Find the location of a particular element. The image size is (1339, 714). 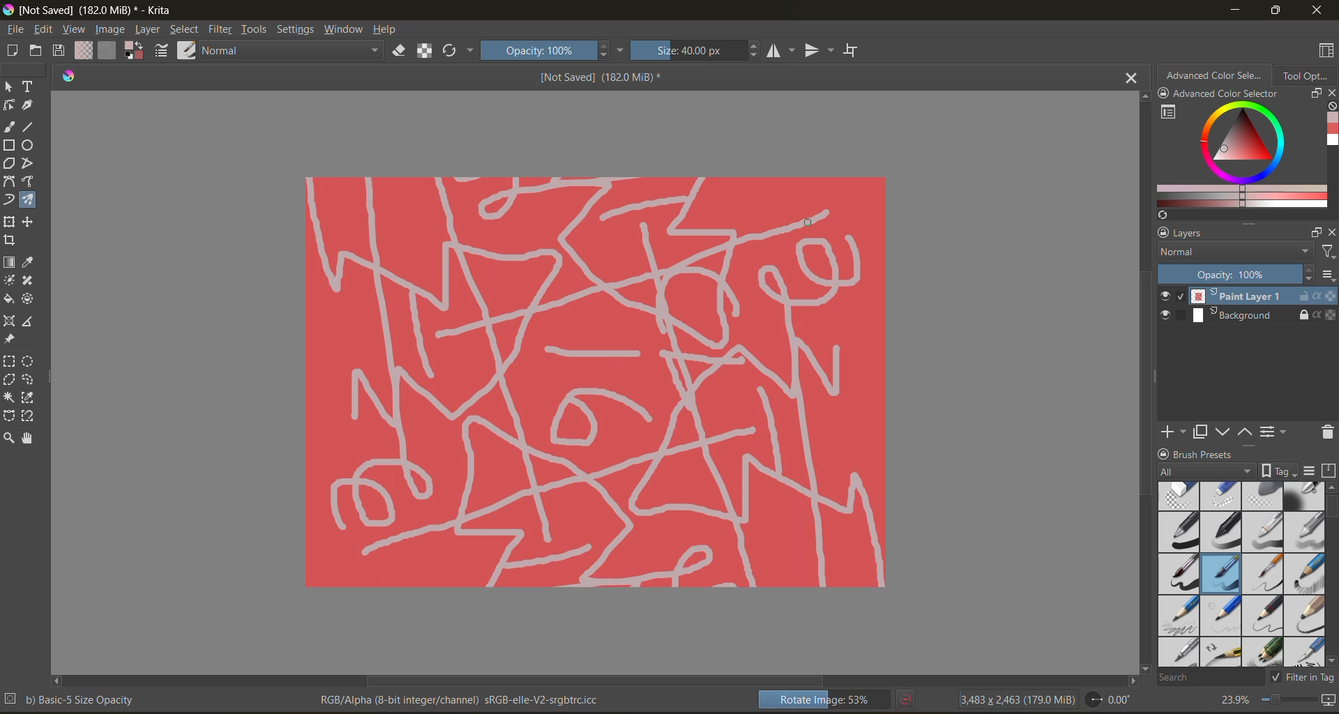

tag is located at coordinates (1206, 472).